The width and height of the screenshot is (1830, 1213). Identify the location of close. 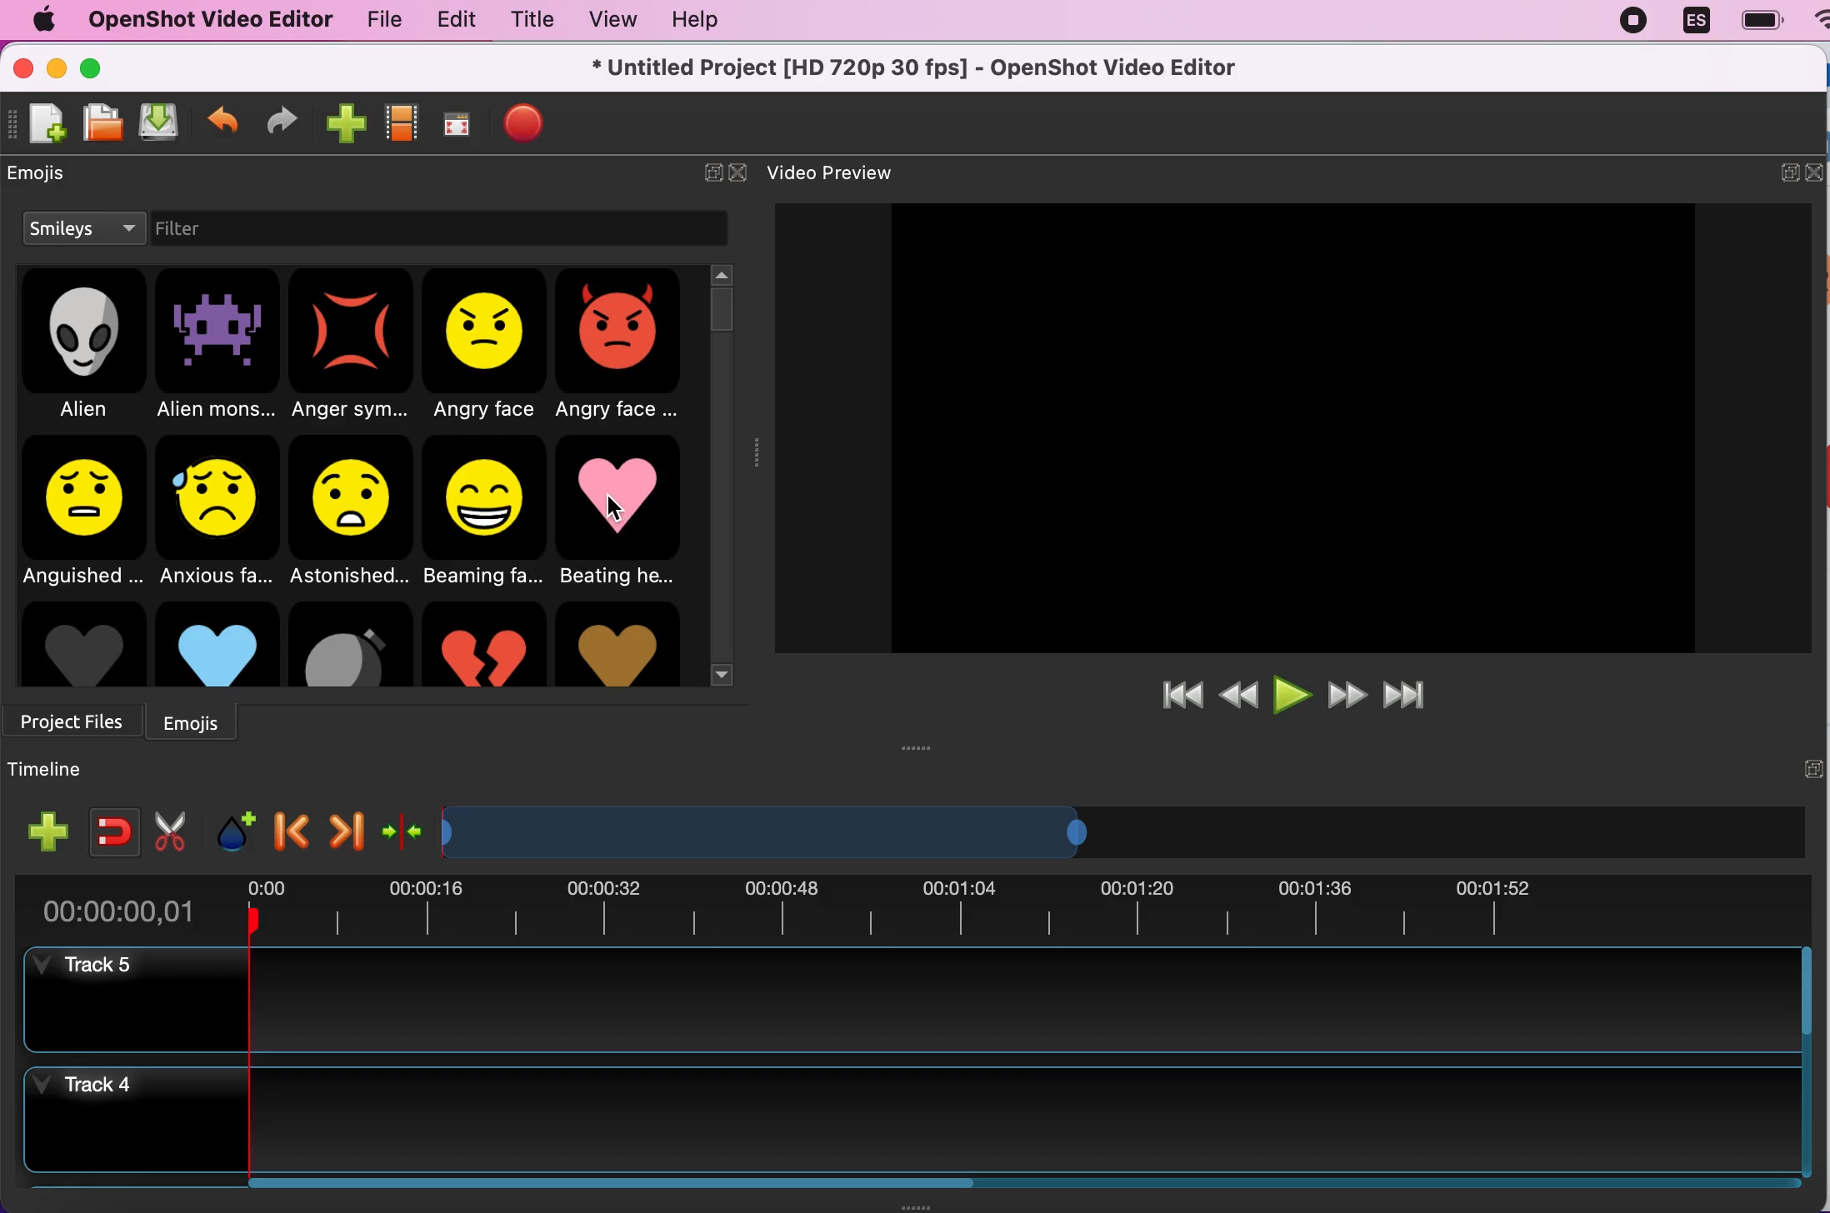
(1818, 172).